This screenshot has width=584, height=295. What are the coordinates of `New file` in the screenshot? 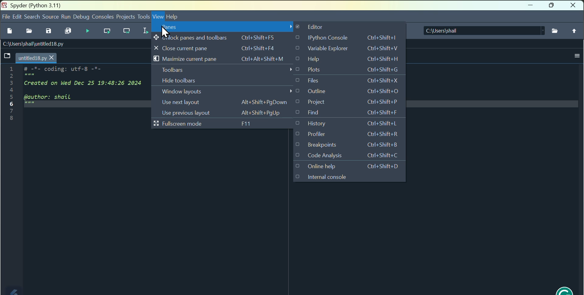 It's located at (9, 30).